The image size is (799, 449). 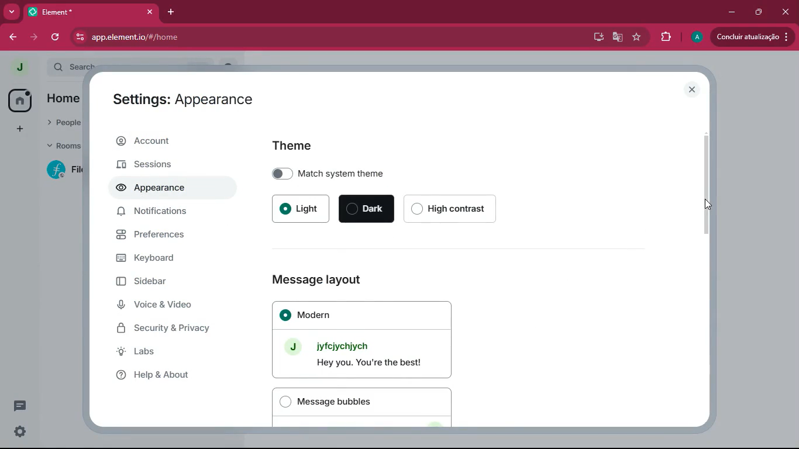 What do you see at coordinates (156, 165) in the screenshot?
I see `sessions` at bounding box center [156, 165].